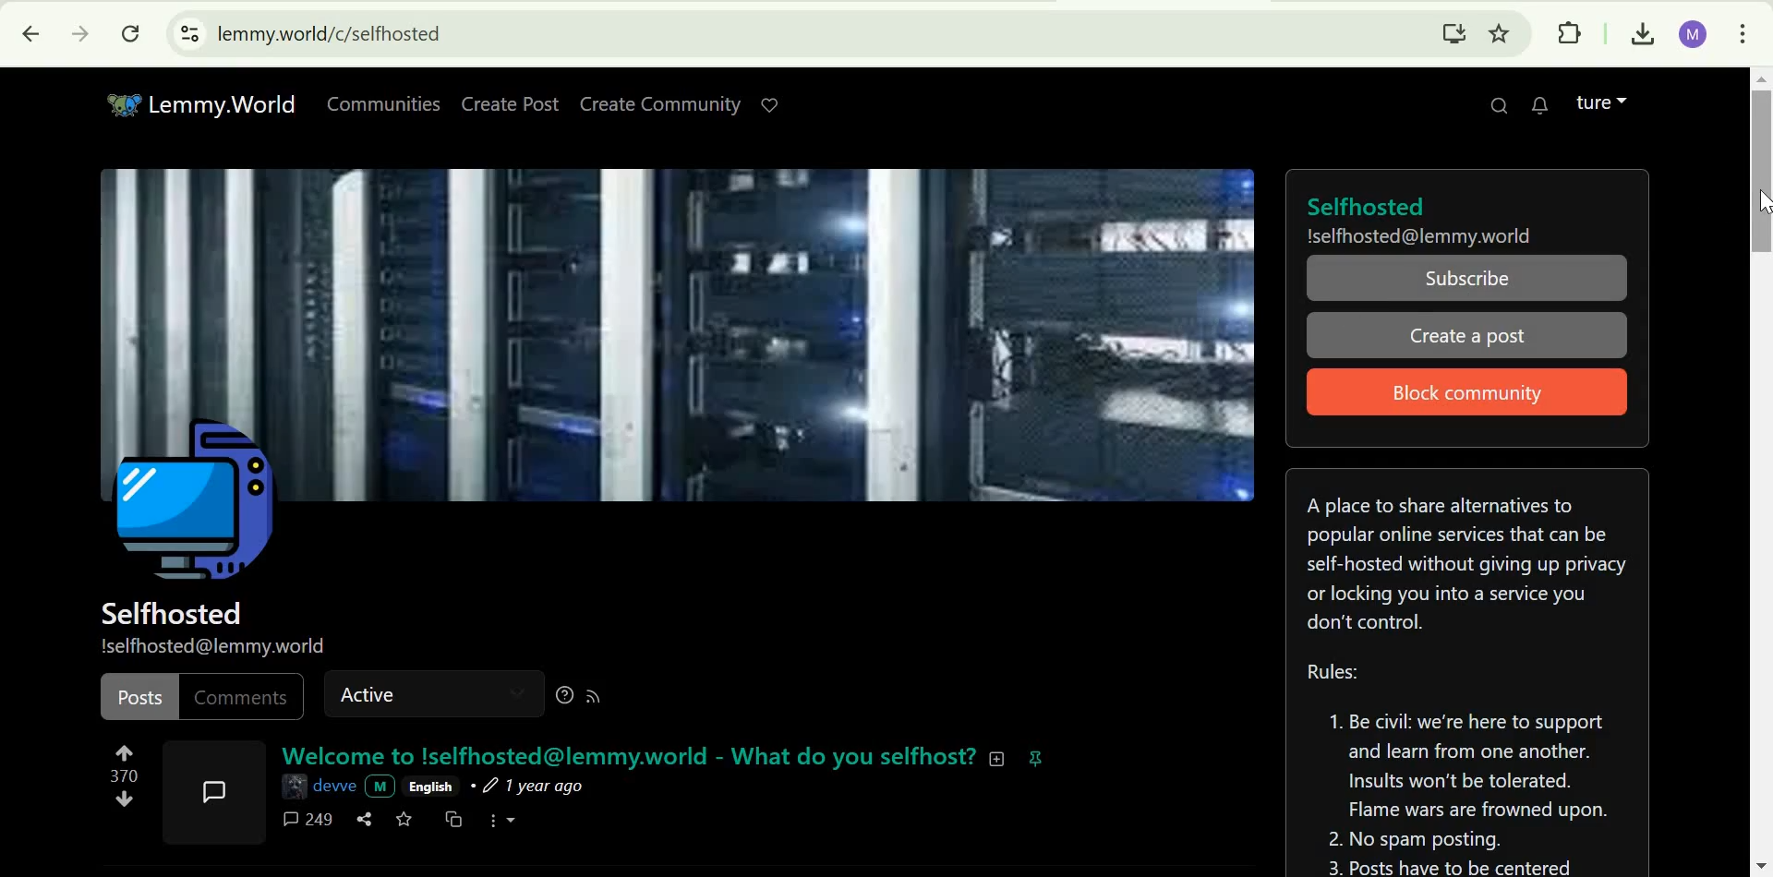  What do you see at coordinates (1600, 102) in the screenshot?
I see `Lemmy account` at bounding box center [1600, 102].